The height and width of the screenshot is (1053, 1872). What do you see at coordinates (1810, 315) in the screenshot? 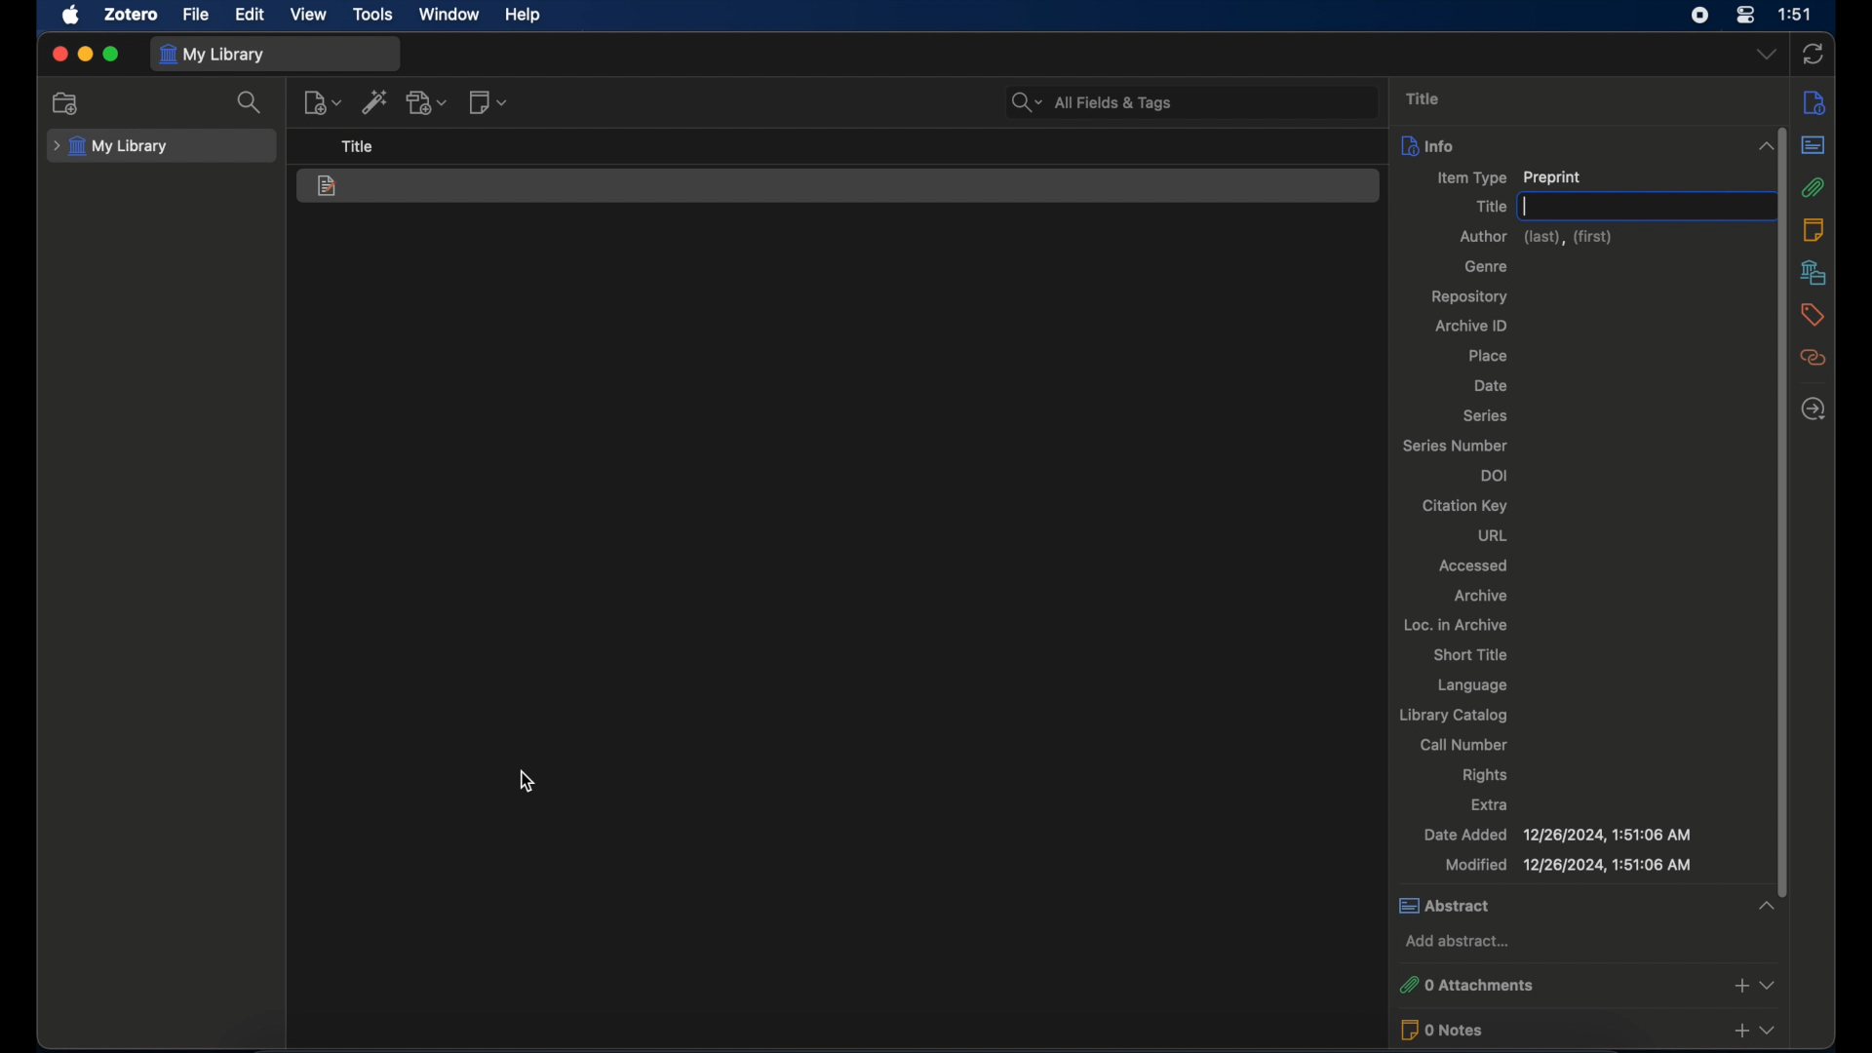
I see `tags` at bounding box center [1810, 315].